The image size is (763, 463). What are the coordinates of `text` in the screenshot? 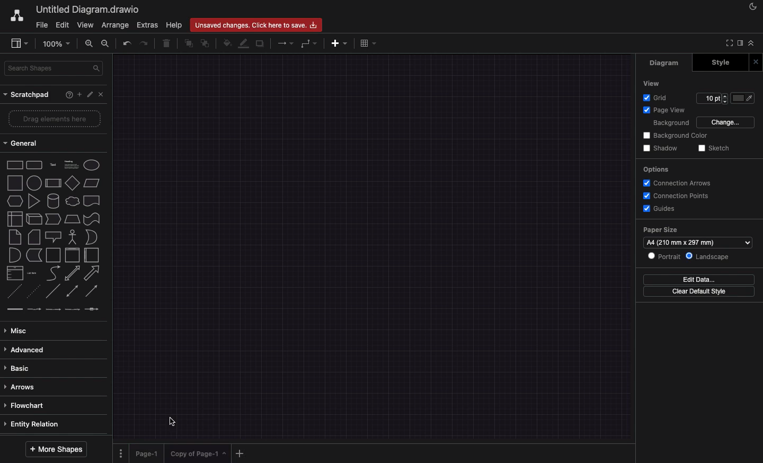 It's located at (55, 164).